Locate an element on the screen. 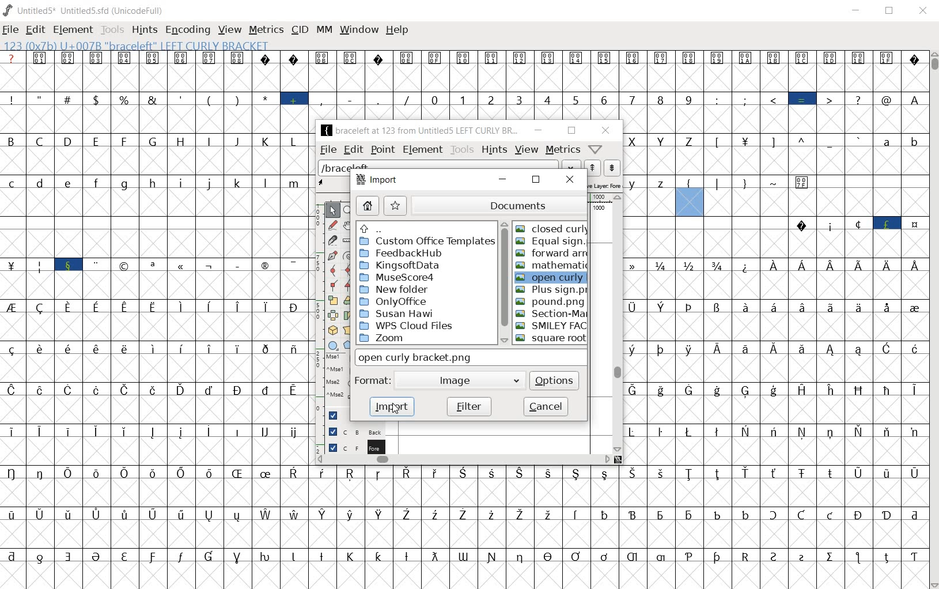 The width and height of the screenshot is (939, 589). square root is located at coordinates (551, 339).